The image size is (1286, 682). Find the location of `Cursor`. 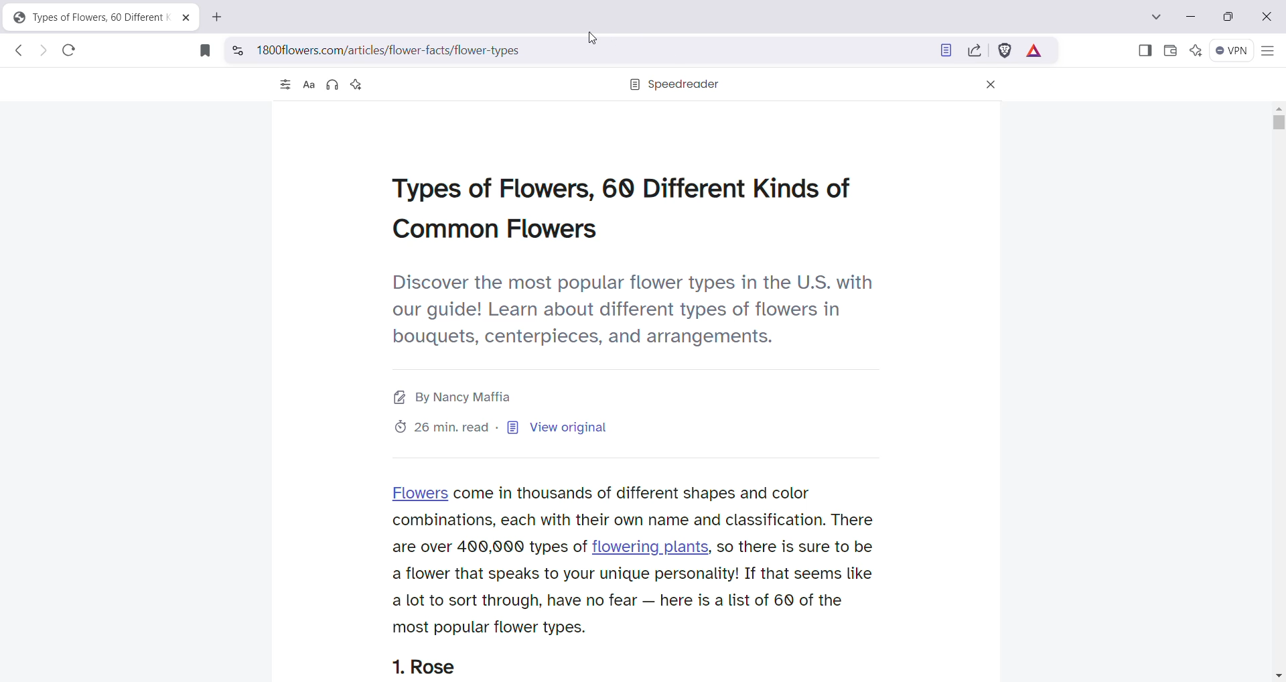

Cursor is located at coordinates (592, 40).